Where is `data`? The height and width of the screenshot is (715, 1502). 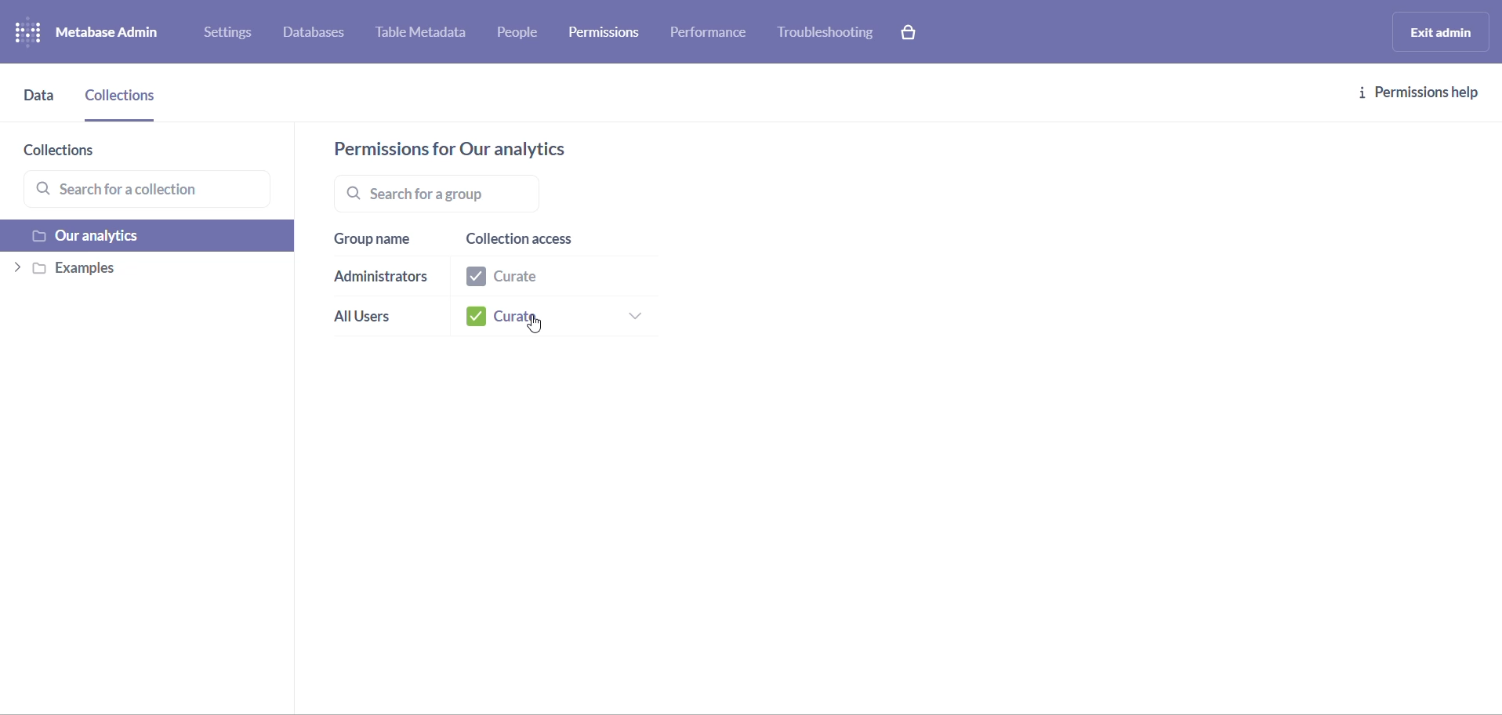 data is located at coordinates (40, 103).